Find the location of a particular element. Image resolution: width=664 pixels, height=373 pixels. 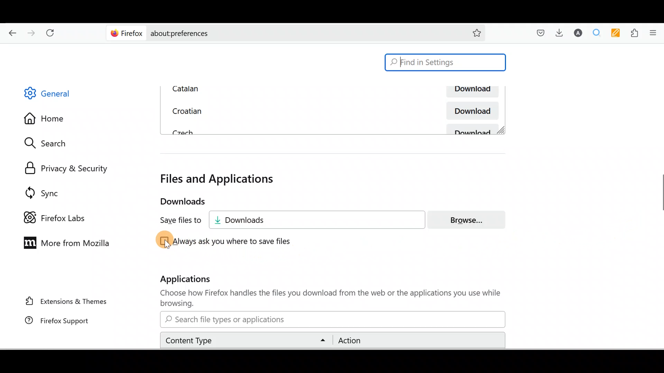

Czech is located at coordinates (181, 131).